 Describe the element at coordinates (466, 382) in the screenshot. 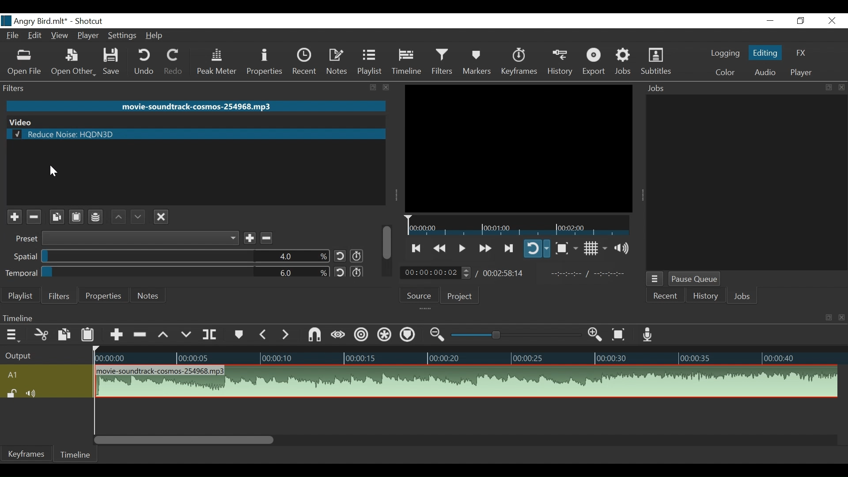

I see `Audio track clip` at that location.